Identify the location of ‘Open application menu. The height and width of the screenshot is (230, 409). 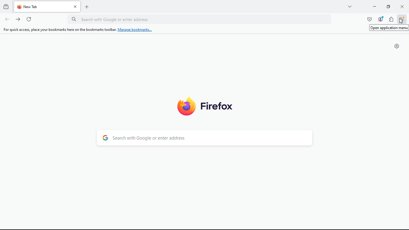
(389, 28).